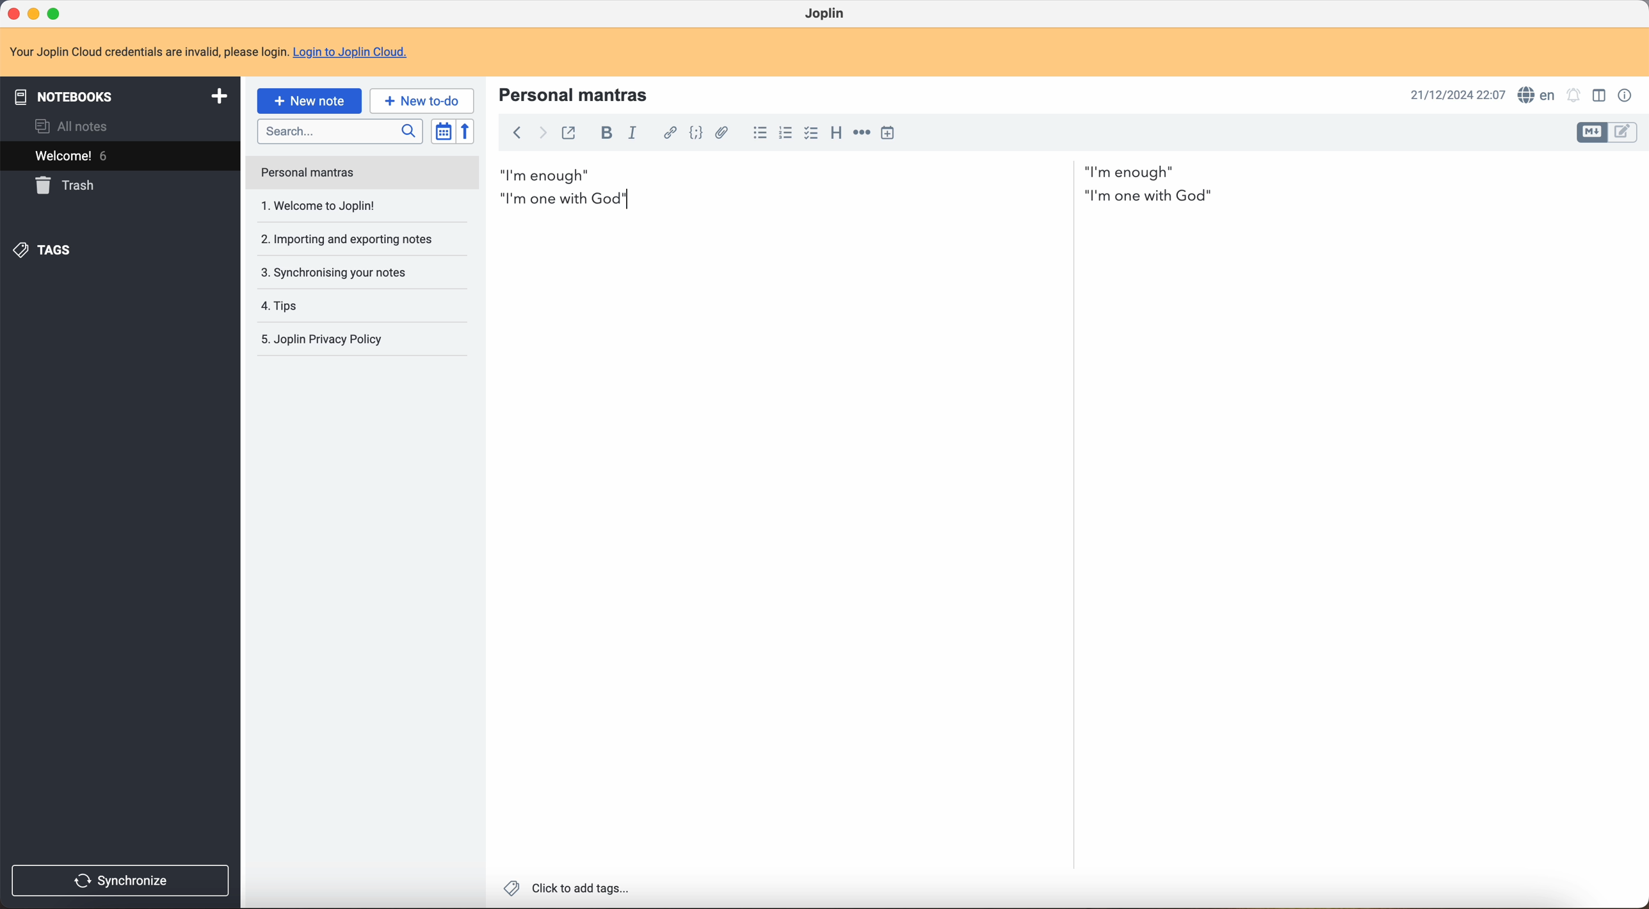 The image size is (1649, 909). I want to click on bold, so click(608, 132).